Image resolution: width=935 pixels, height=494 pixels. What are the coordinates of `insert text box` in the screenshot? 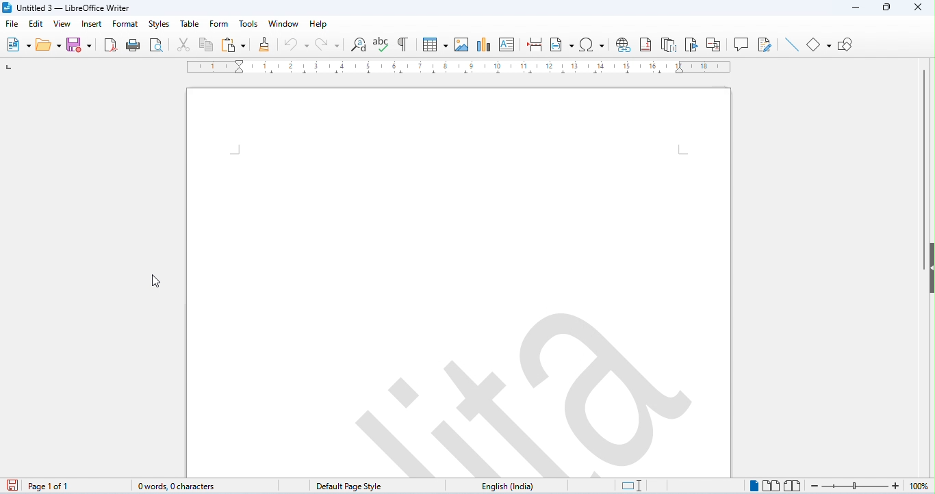 It's located at (509, 43).